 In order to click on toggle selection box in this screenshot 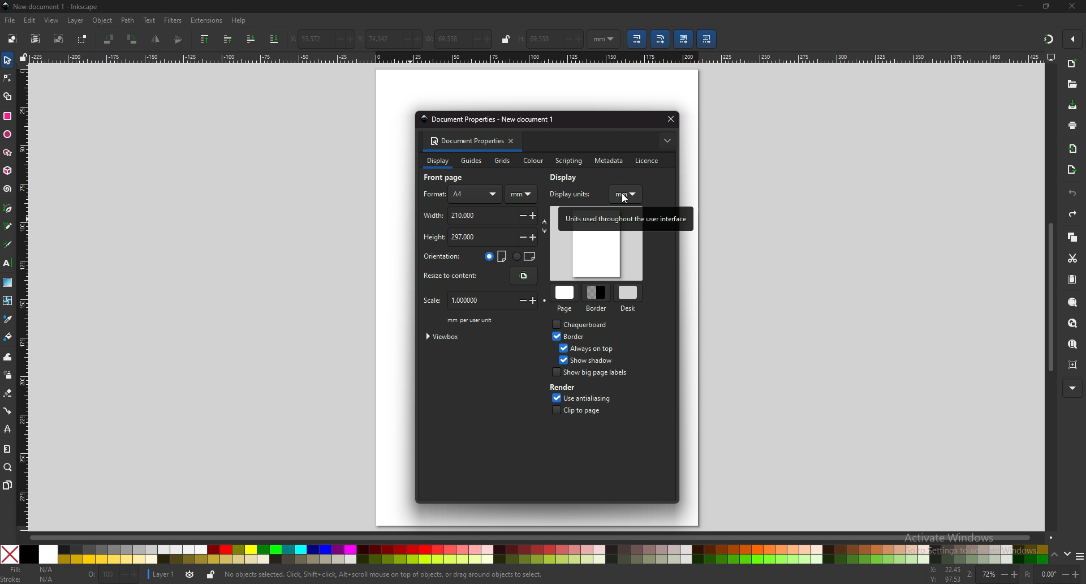, I will do `click(83, 38)`.